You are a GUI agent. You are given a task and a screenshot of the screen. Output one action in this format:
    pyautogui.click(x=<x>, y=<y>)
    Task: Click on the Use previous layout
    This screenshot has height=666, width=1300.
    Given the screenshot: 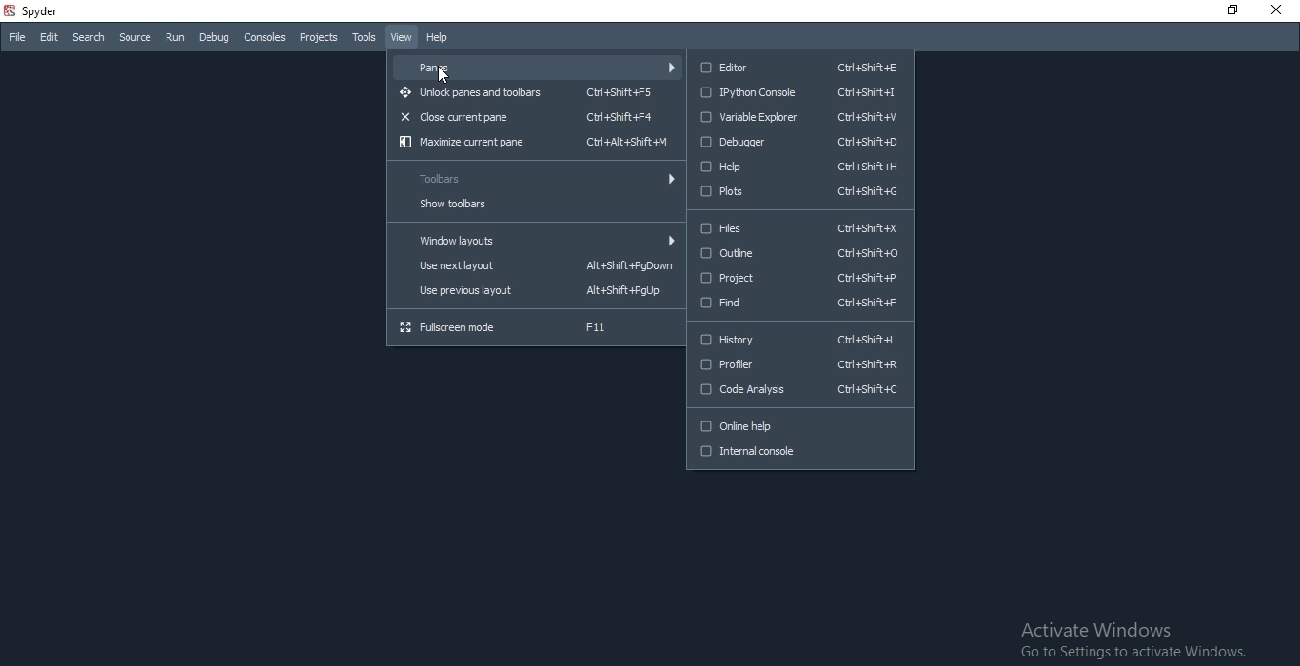 What is the action you would take?
    pyautogui.click(x=532, y=293)
    